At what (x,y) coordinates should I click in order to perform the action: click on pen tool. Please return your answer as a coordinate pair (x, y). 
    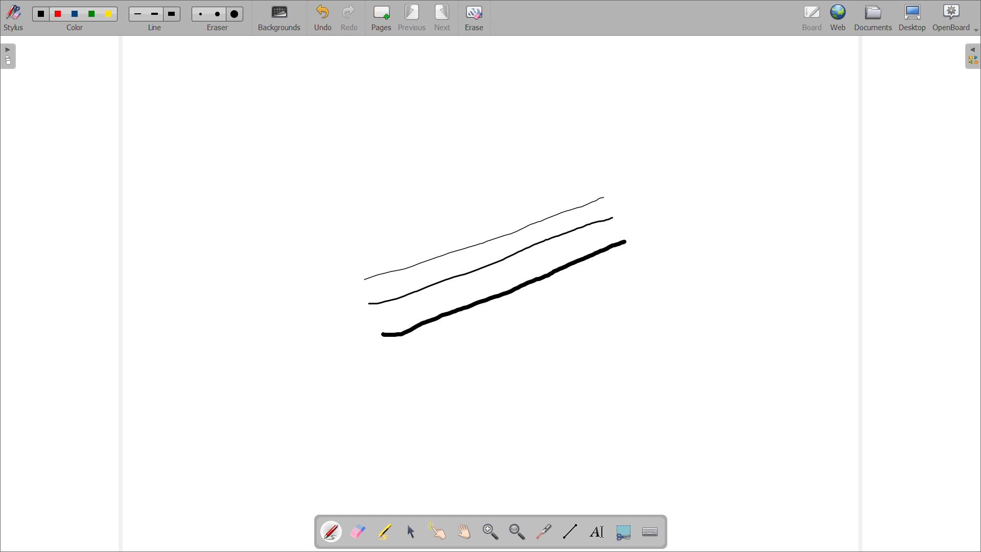
    Looking at the image, I should click on (333, 532).